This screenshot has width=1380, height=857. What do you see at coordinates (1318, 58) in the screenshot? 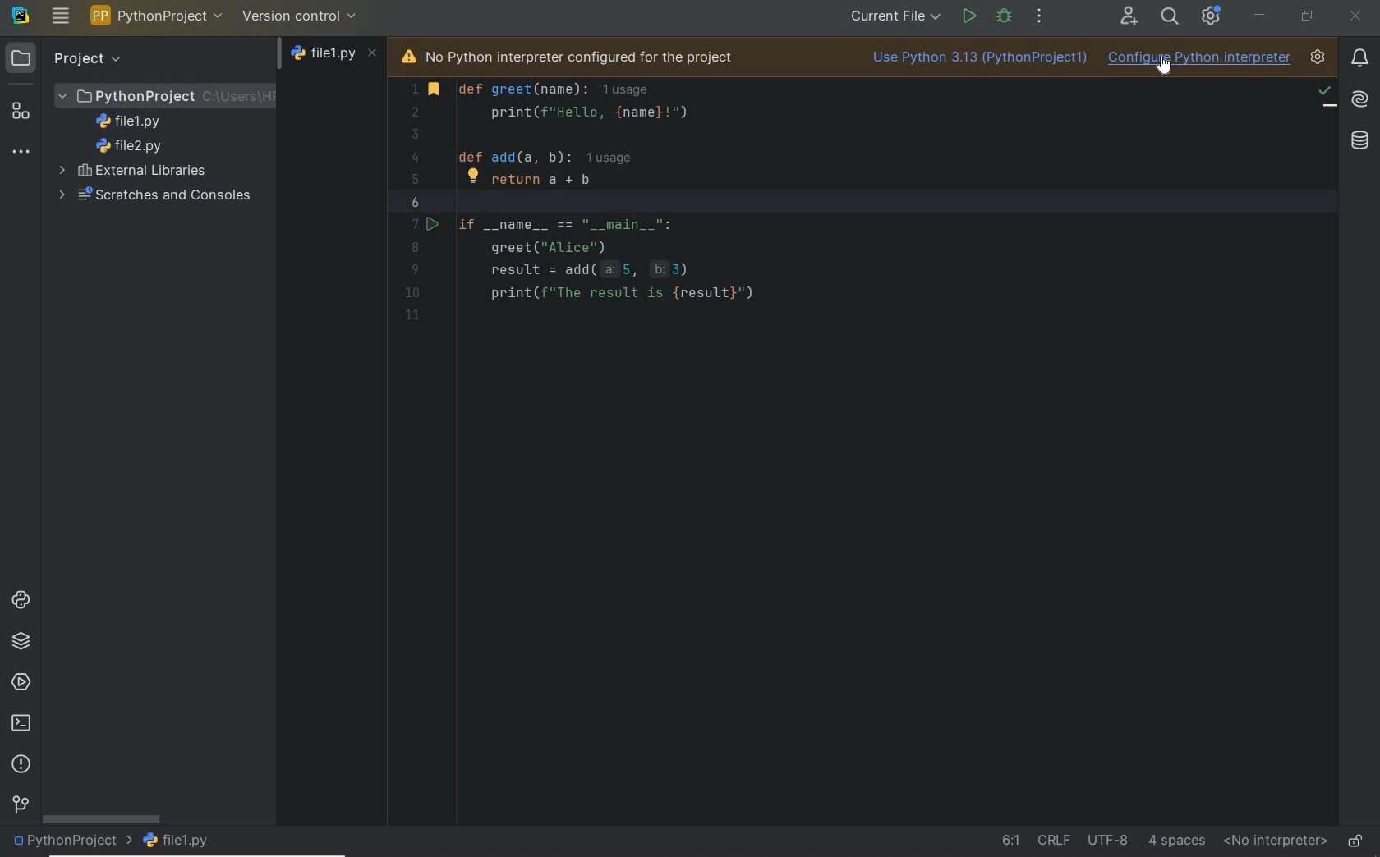
I see `python interpreter` at bounding box center [1318, 58].